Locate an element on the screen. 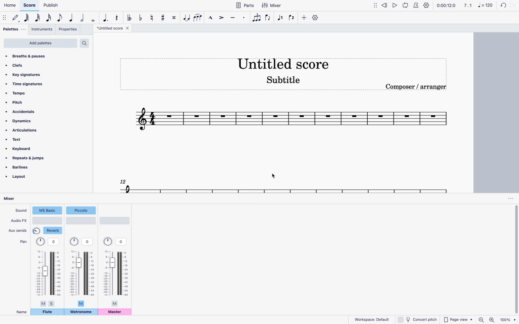  voice 2 is located at coordinates (292, 19).